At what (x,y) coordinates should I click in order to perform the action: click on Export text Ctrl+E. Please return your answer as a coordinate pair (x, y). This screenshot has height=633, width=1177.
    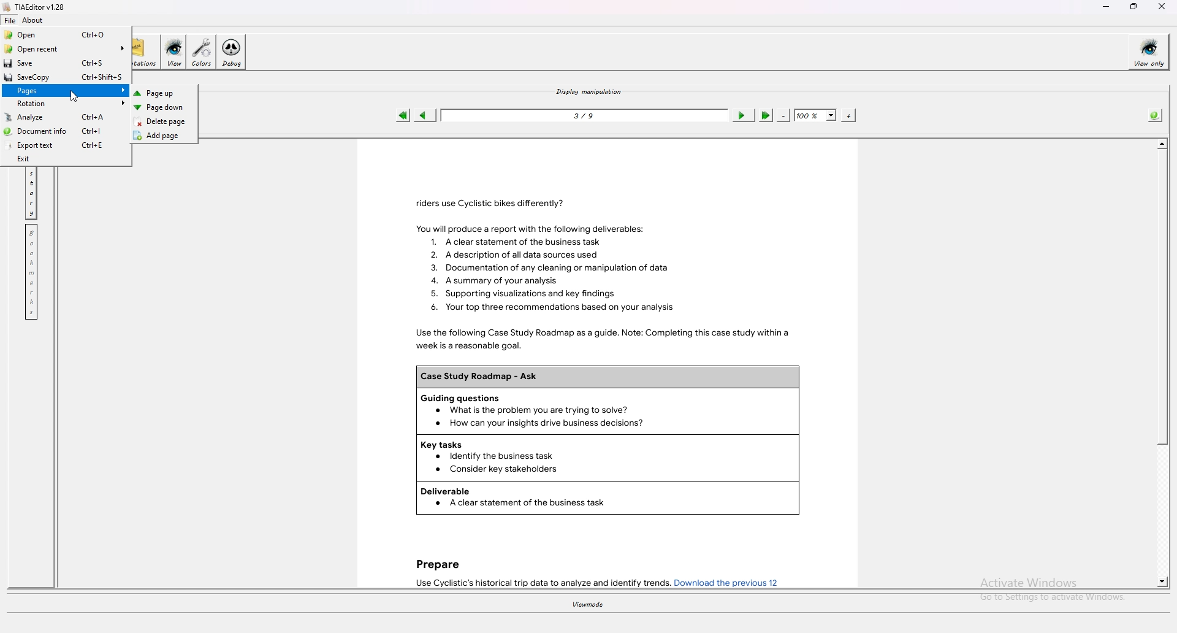
    Looking at the image, I should click on (58, 147).